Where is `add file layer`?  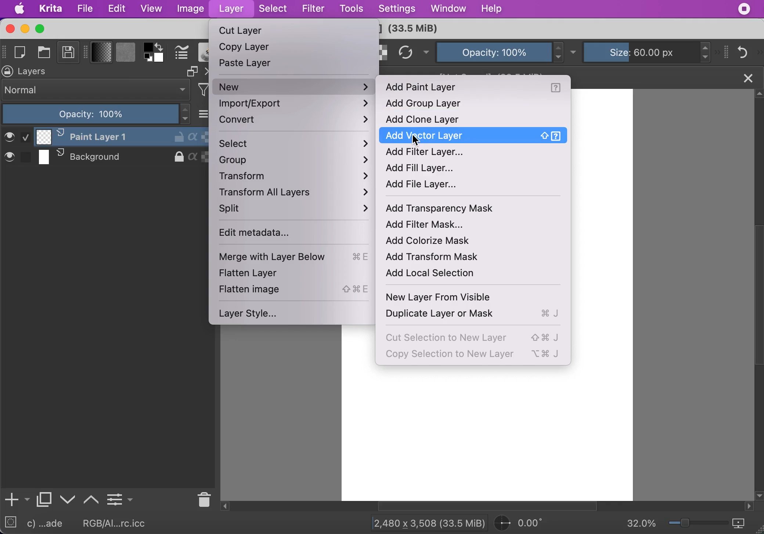
add file layer is located at coordinates (428, 186).